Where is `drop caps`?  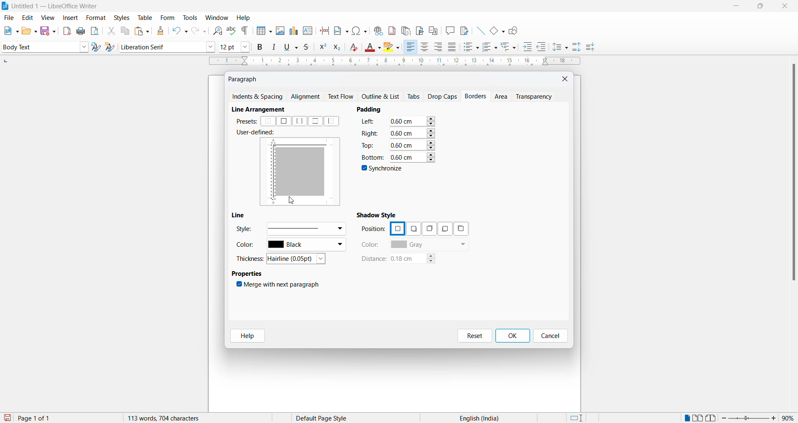 drop caps is located at coordinates (443, 96).